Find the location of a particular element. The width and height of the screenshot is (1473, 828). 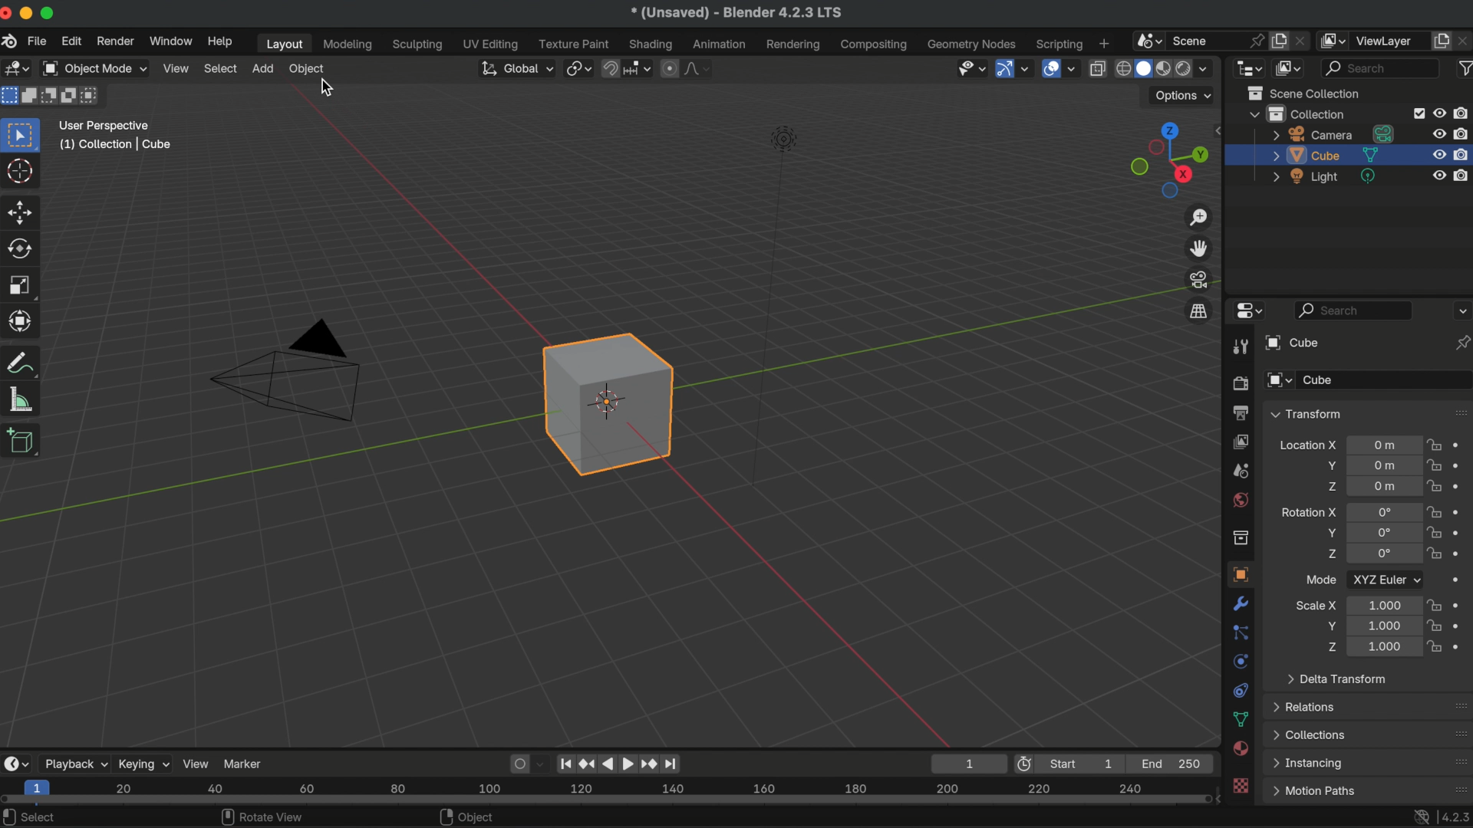

scale location is located at coordinates (1381, 625).